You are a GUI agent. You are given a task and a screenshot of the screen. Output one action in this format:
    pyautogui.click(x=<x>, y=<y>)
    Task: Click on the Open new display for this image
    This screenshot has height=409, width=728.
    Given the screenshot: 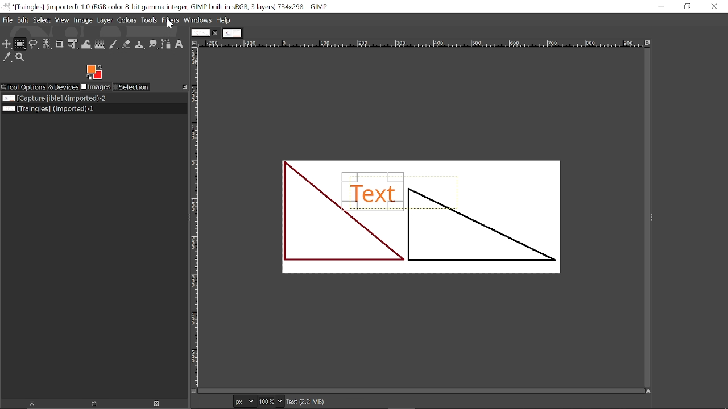 What is the action you would take?
    pyautogui.click(x=94, y=404)
    